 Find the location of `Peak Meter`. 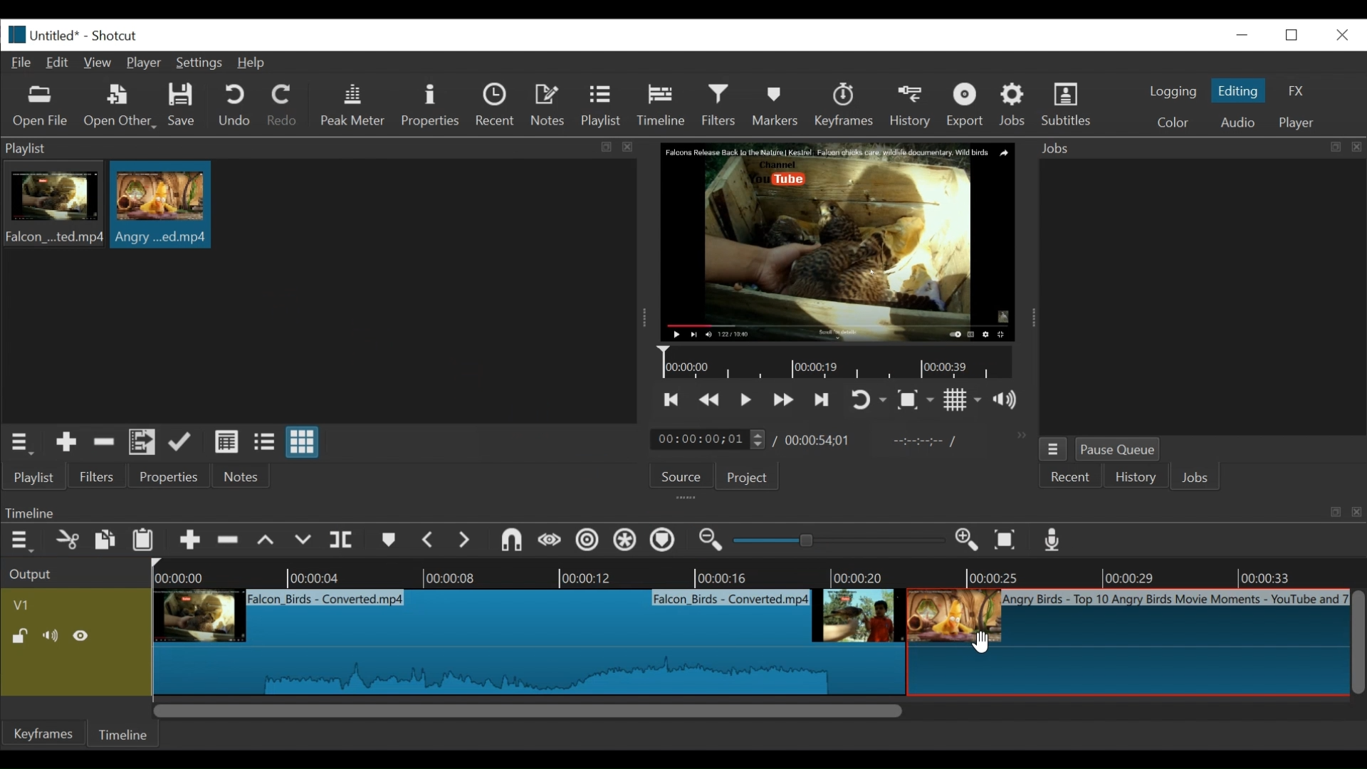

Peak Meter is located at coordinates (355, 105).